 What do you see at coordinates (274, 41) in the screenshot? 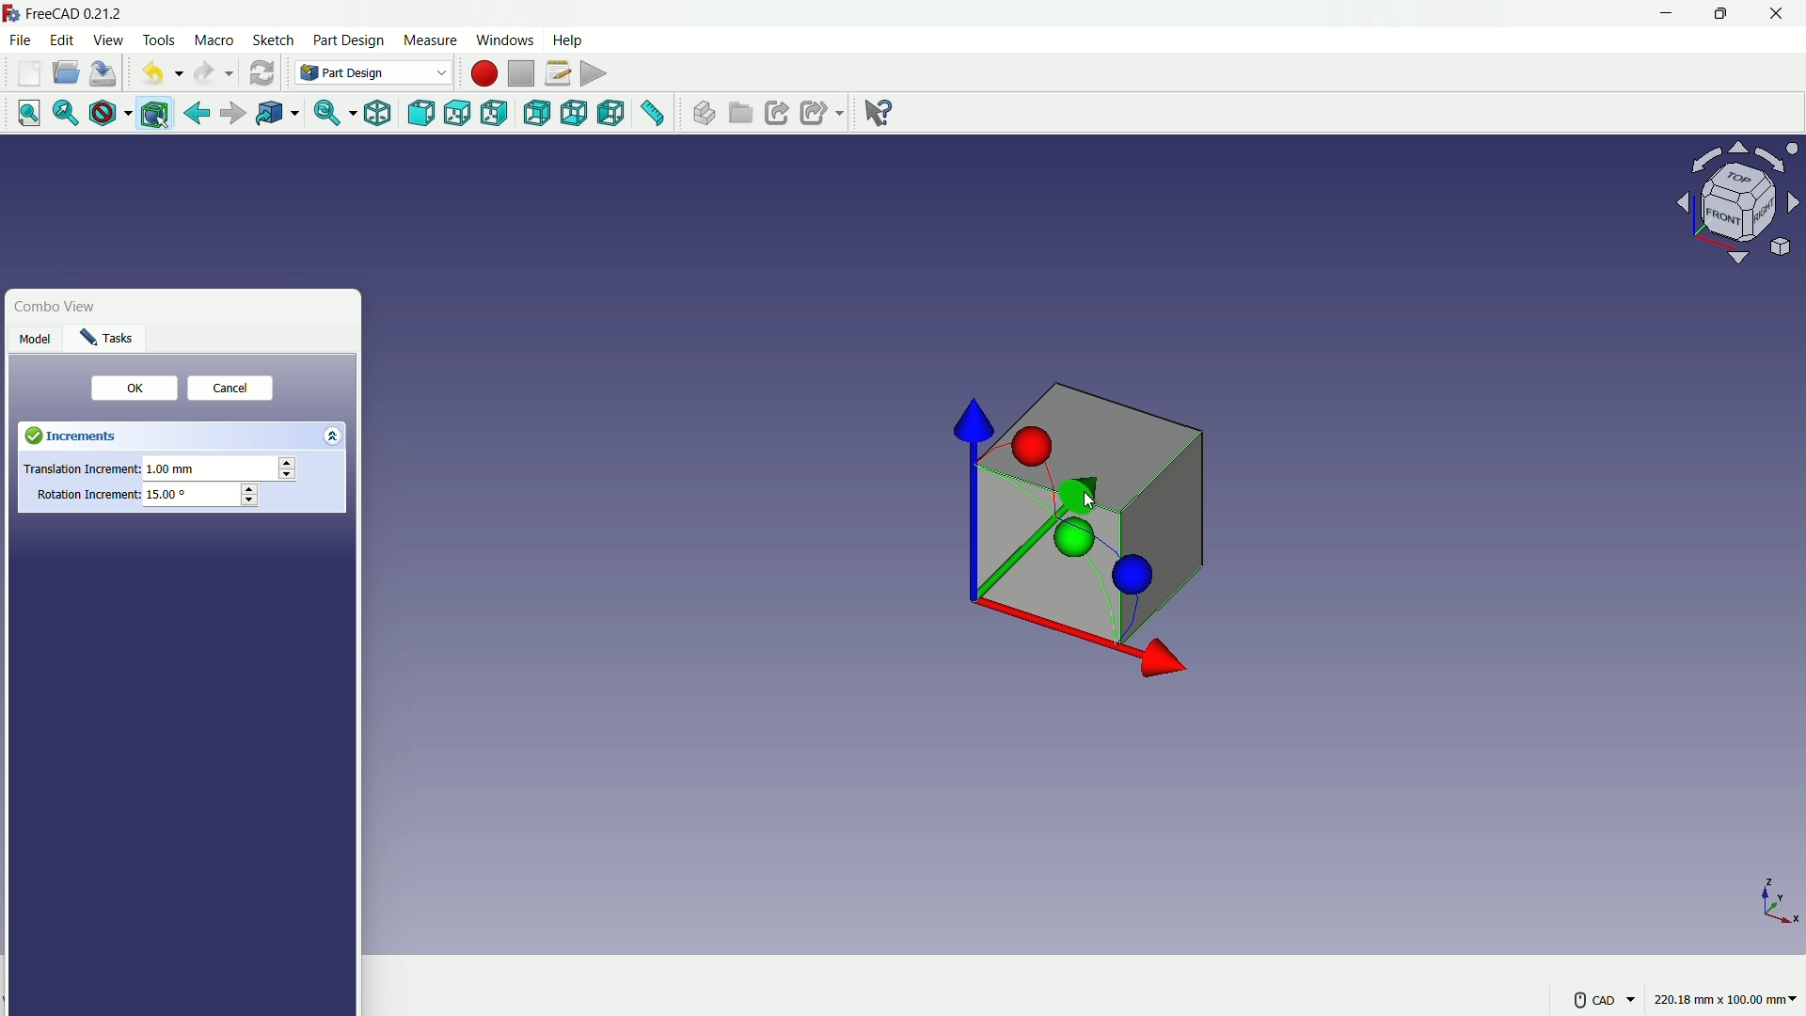
I see `sketch` at bounding box center [274, 41].